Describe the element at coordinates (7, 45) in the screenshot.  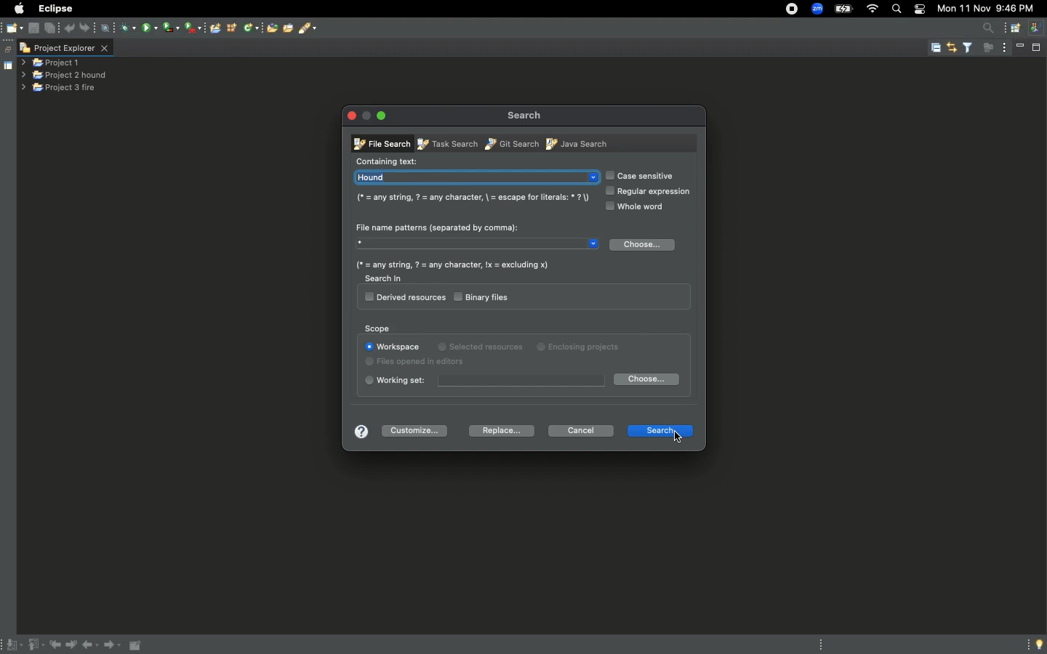
I see `restore` at that location.